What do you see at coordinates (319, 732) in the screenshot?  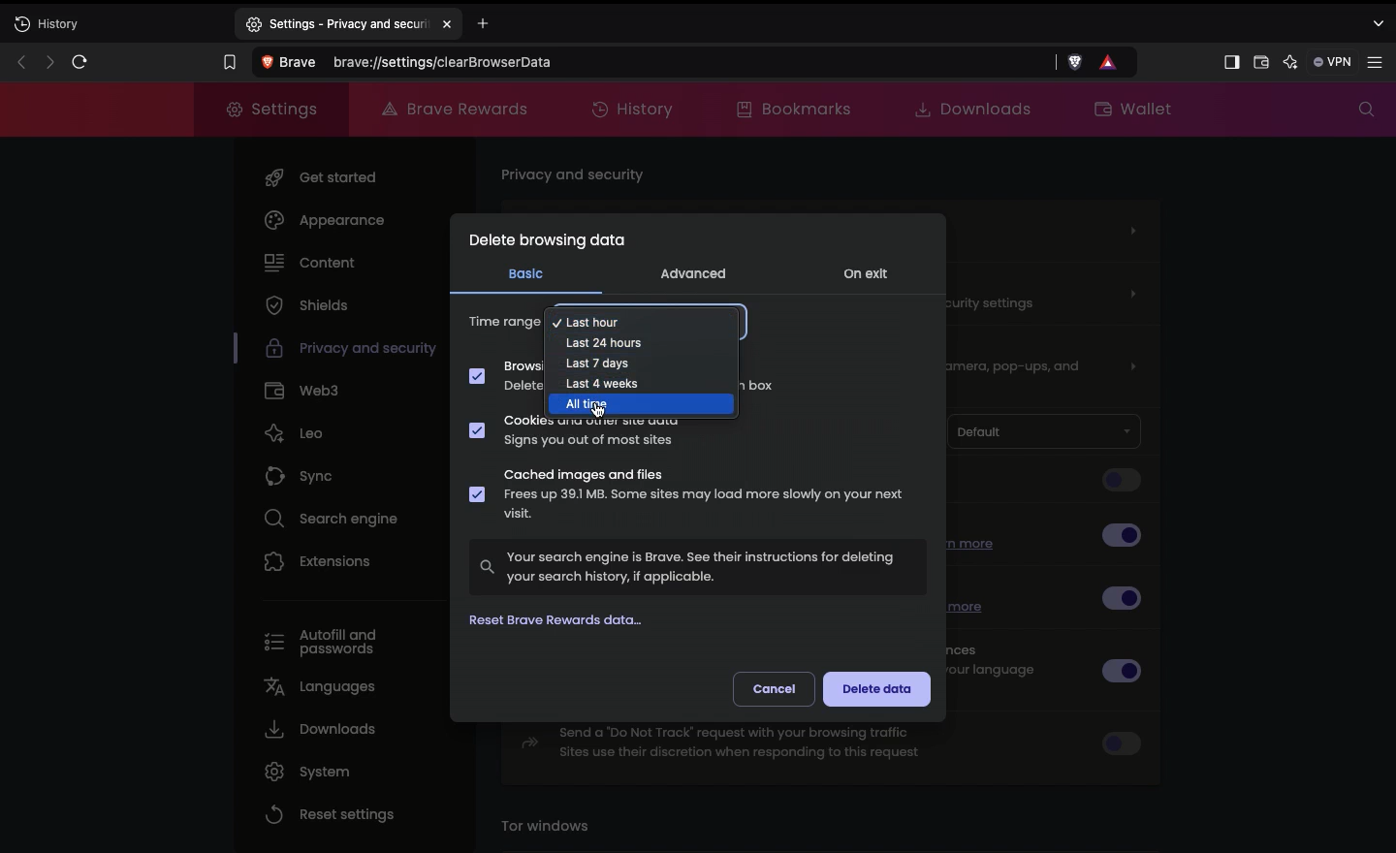 I see `Downloads` at bounding box center [319, 732].